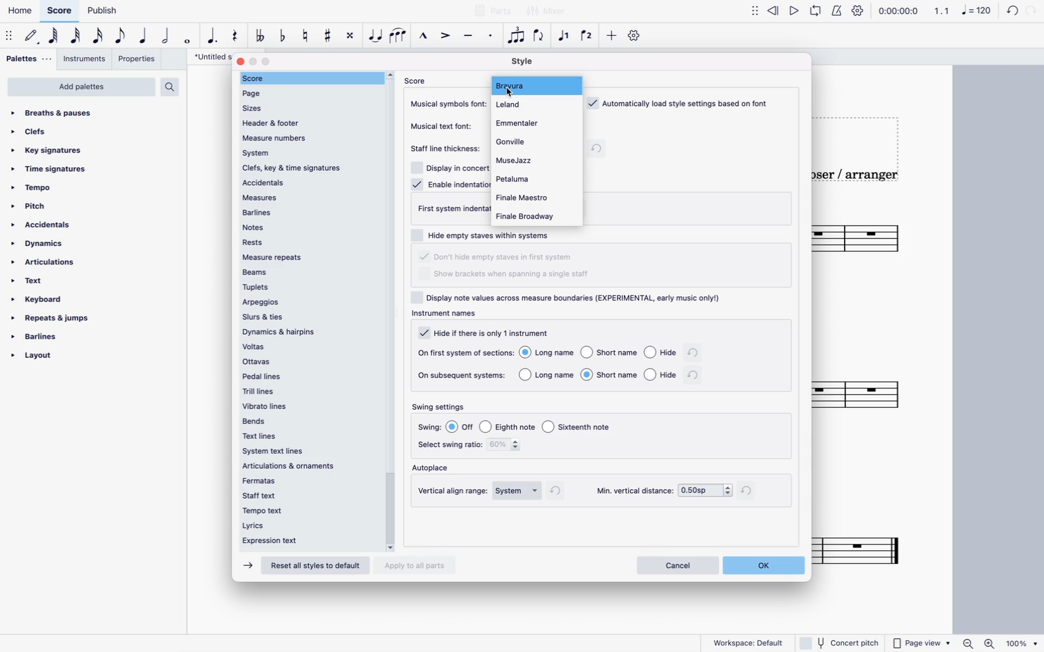 The image size is (1044, 652). What do you see at coordinates (53, 37) in the screenshot?
I see `note` at bounding box center [53, 37].